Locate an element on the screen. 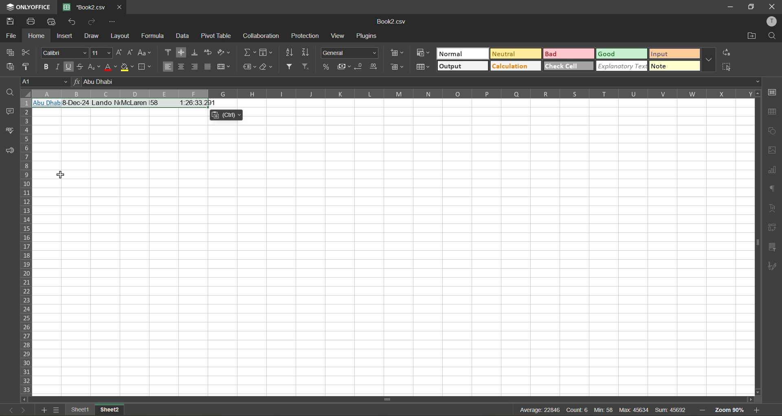  options is located at coordinates (112, 22).